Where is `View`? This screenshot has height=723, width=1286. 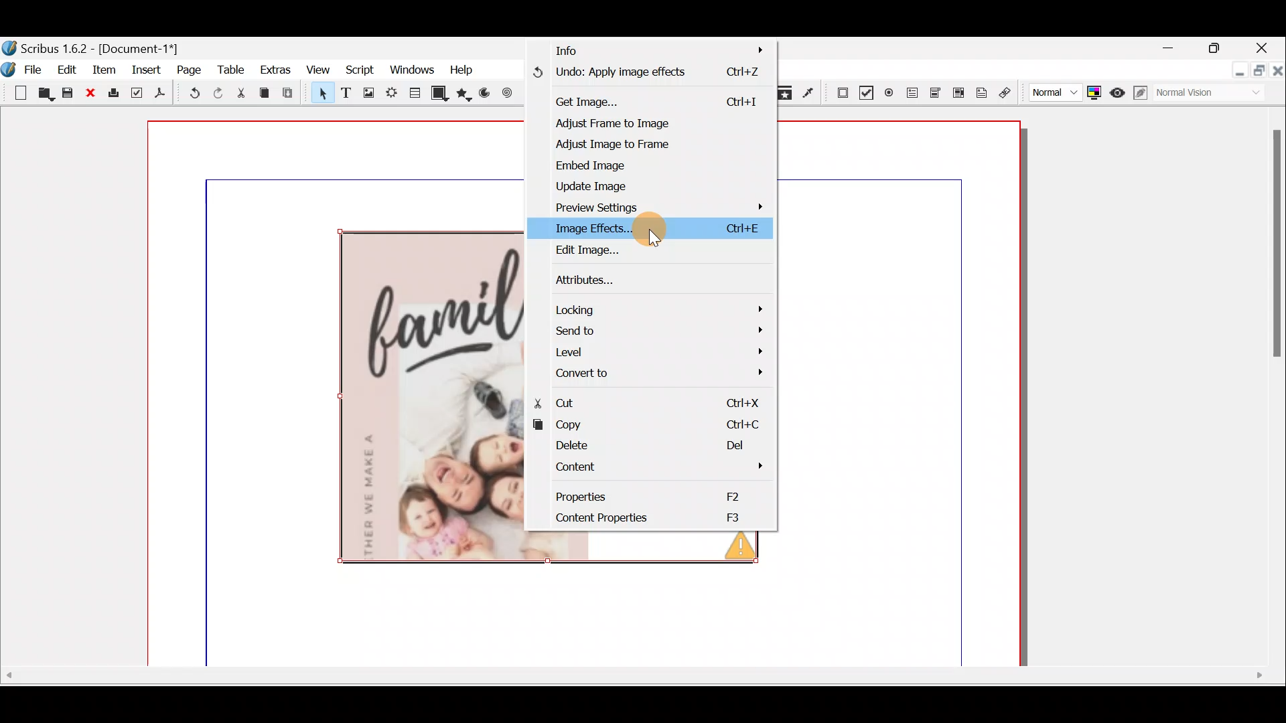 View is located at coordinates (321, 72).